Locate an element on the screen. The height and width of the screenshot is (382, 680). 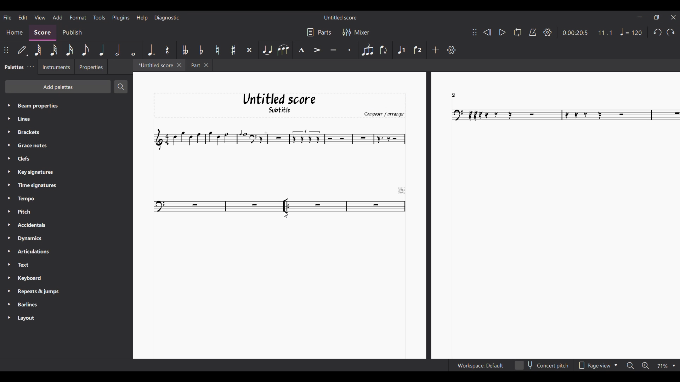
Voice 1 is located at coordinates (401, 50).